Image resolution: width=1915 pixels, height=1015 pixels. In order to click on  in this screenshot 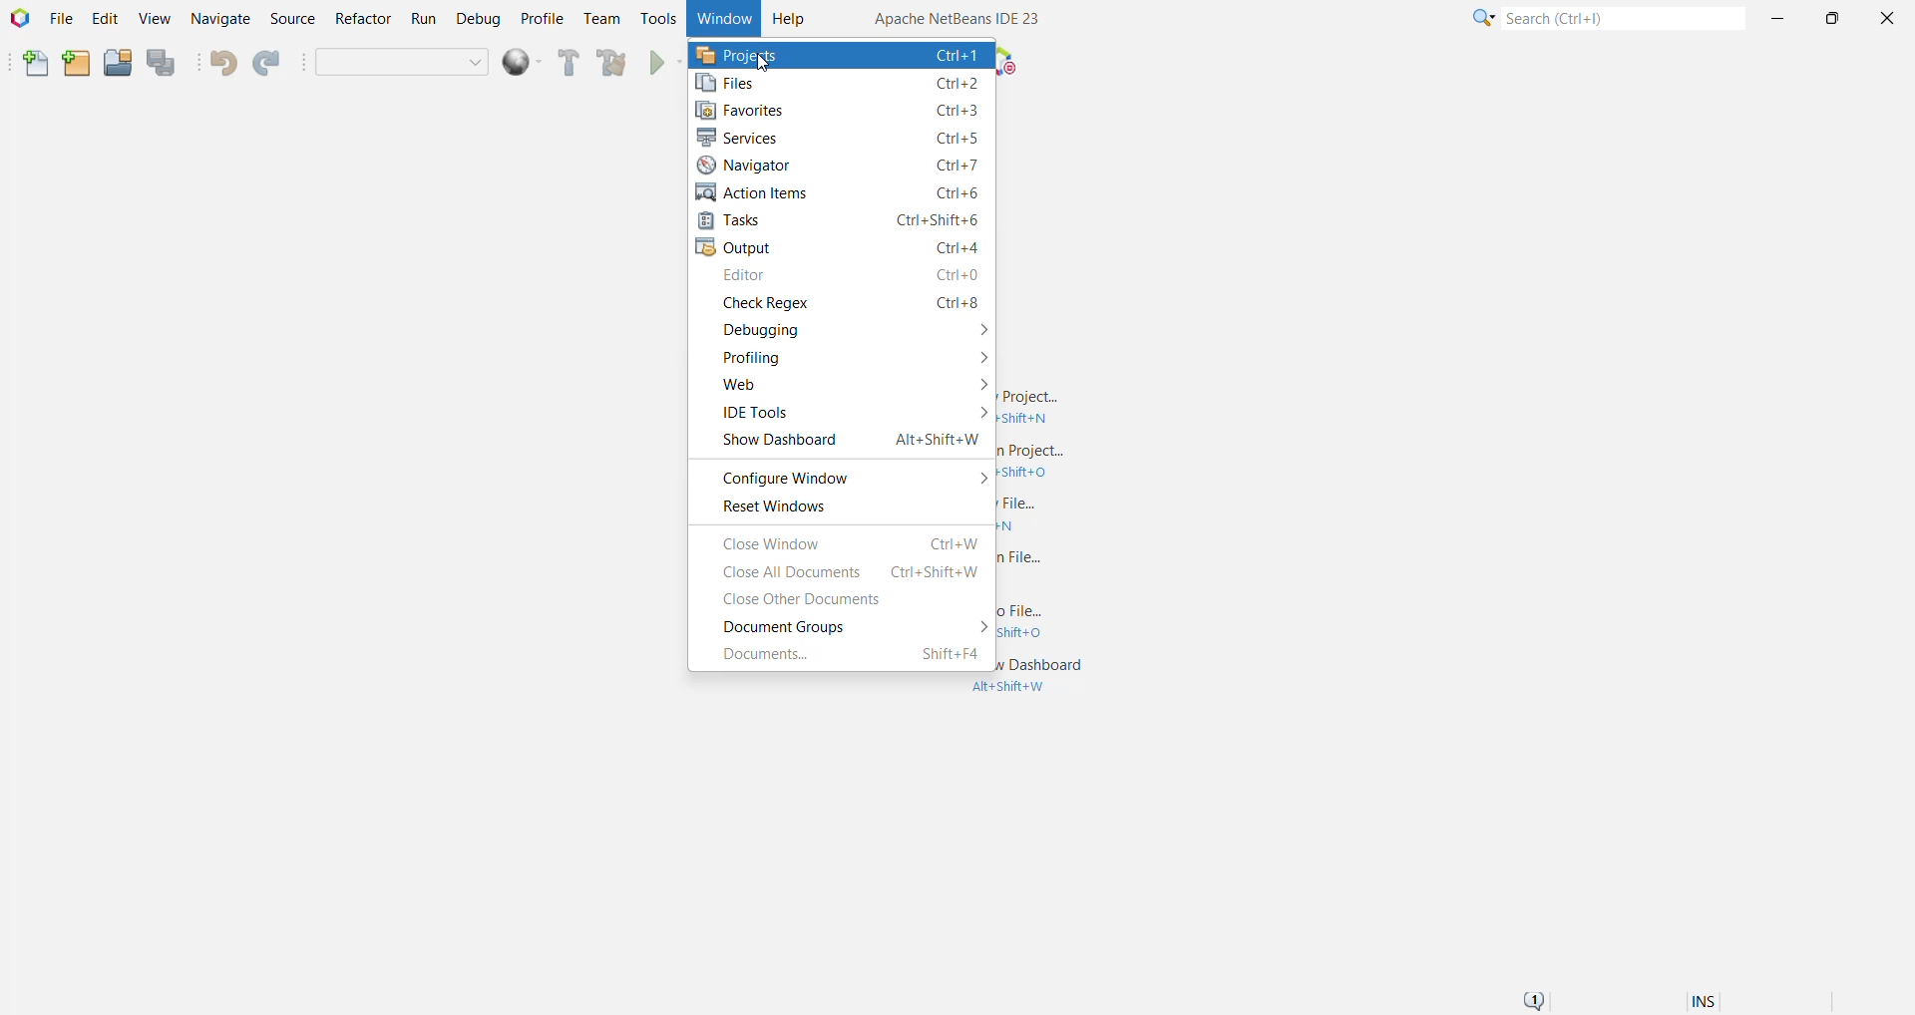, I will do `click(811, 599)`.